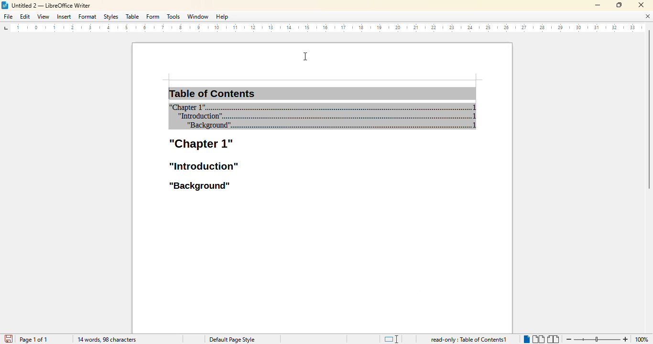 The height and width of the screenshot is (344, 653). Describe the element at coordinates (647, 16) in the screenshot. I see `close document` at that location.